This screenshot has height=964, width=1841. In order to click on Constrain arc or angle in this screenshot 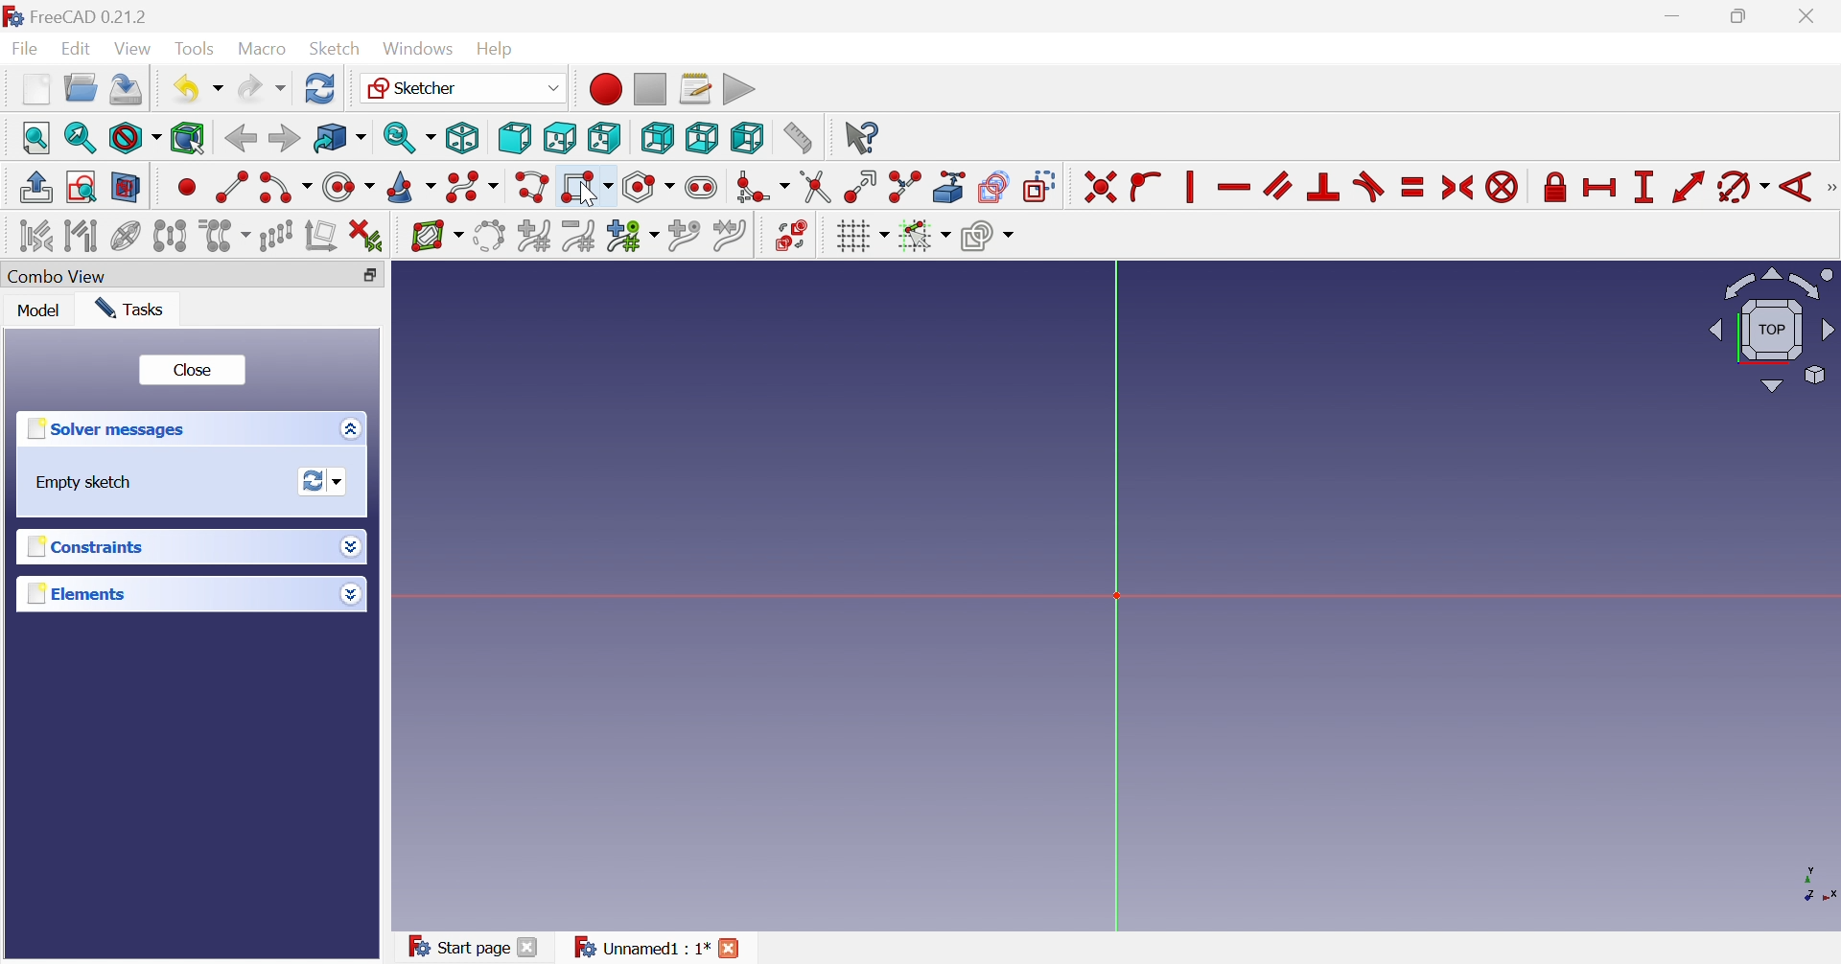, I will do `click(1744, 188)`.